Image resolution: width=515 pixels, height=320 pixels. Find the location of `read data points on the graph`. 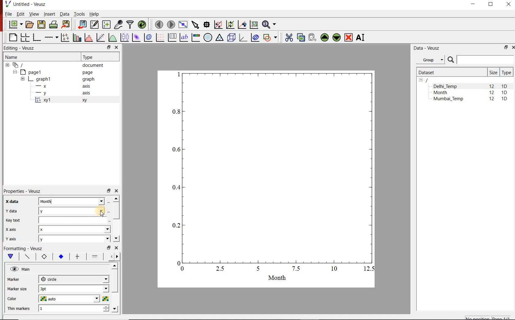

read data points on the graph is located at coordinates (207, 25).